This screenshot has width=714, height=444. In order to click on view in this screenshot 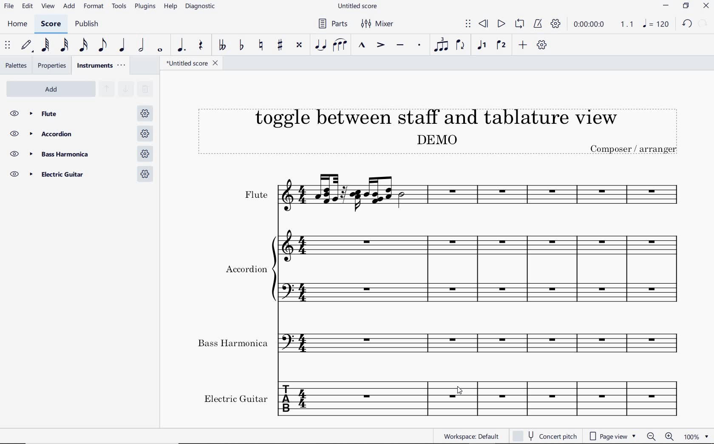, I will do `click(46, 8)`.